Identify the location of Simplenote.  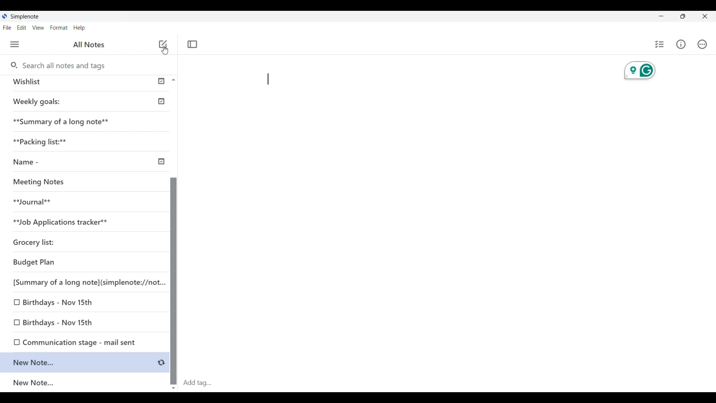
(25, 16).